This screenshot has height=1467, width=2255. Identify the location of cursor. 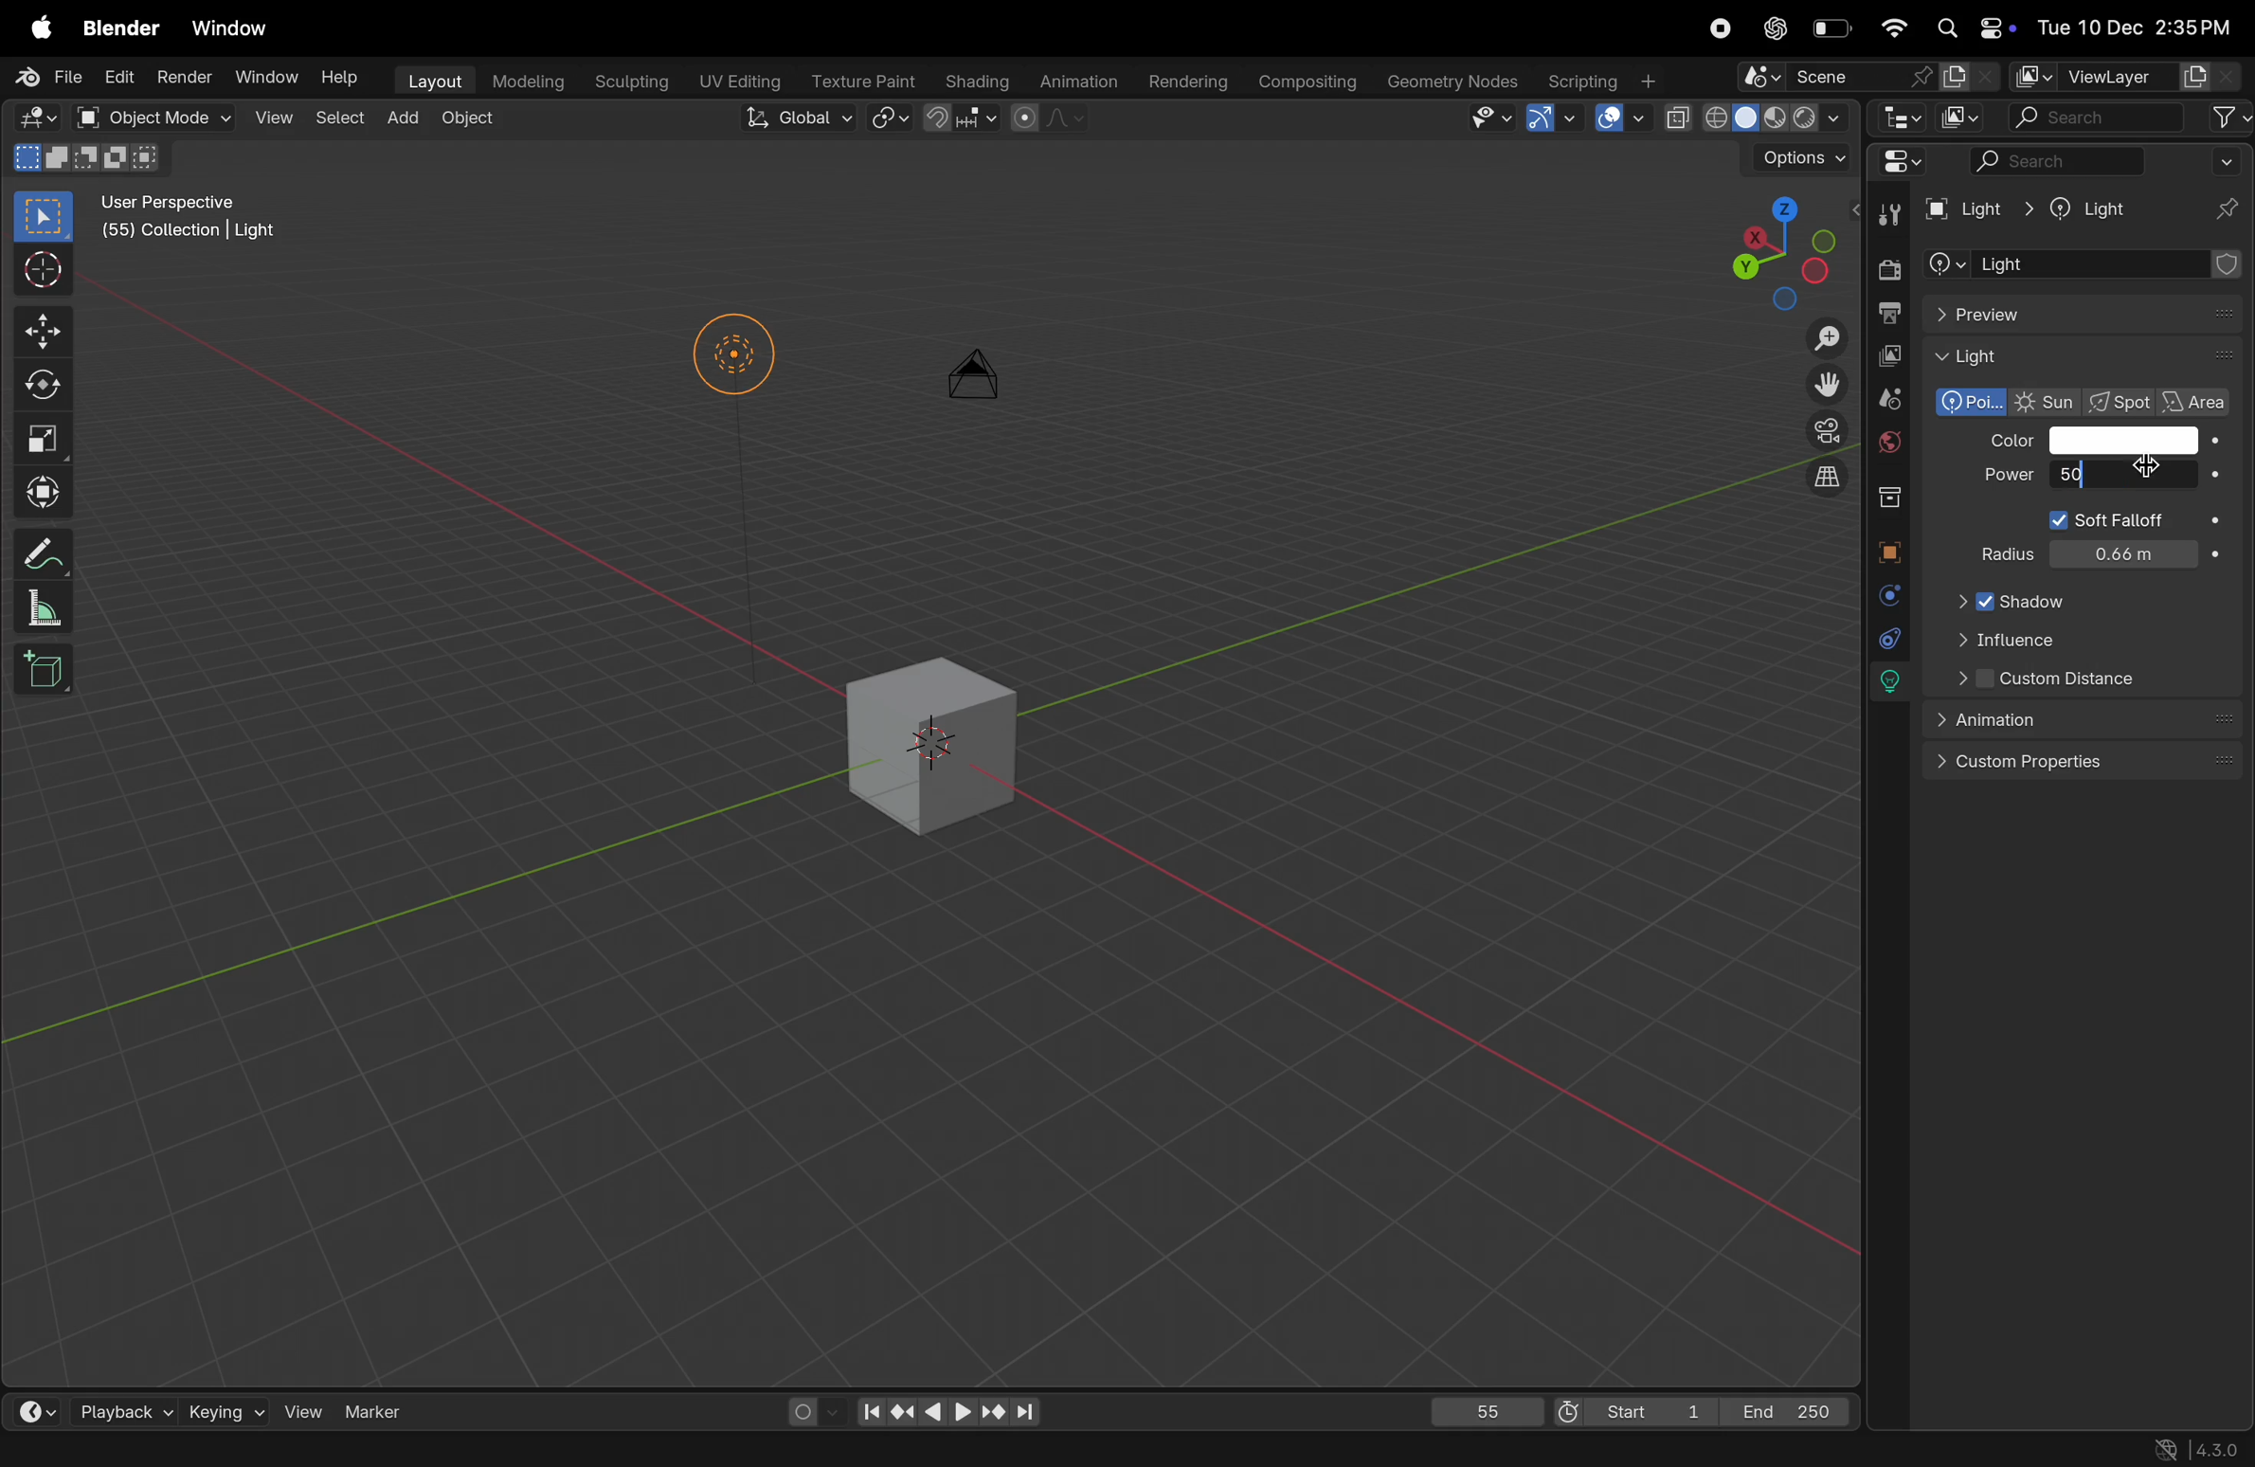
(1892, 642).